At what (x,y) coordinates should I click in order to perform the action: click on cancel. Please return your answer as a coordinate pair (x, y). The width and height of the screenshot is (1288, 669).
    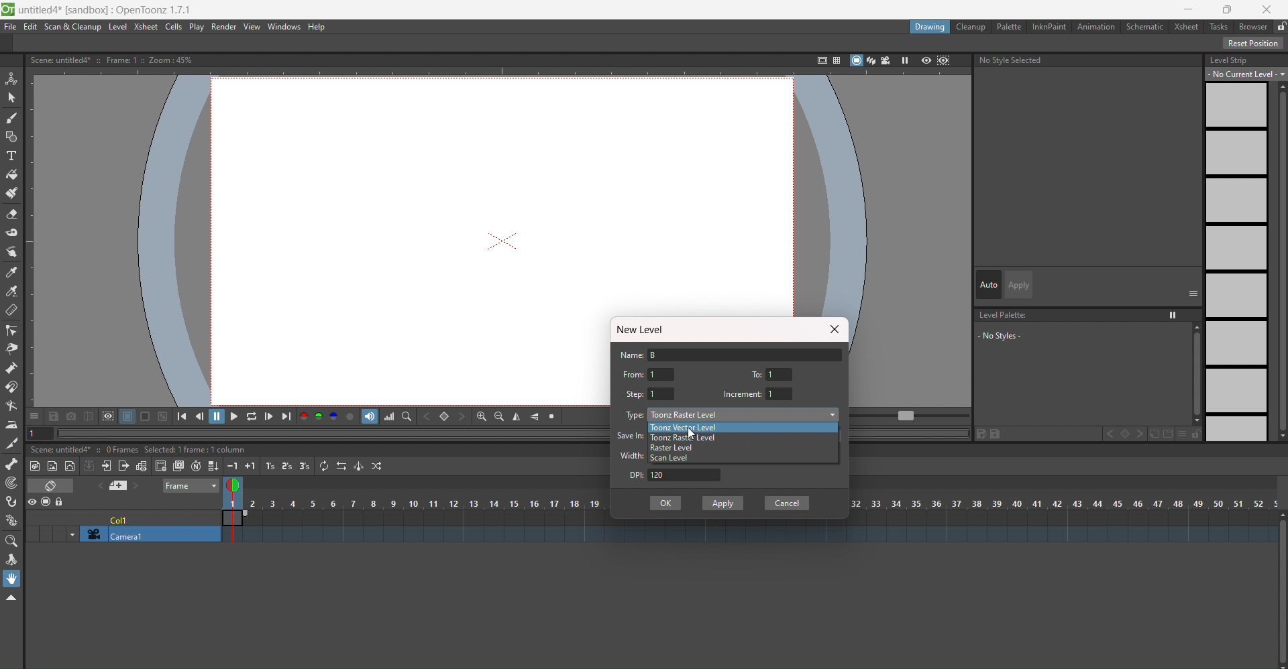
    Looking at the image, I should click on (787, 503).